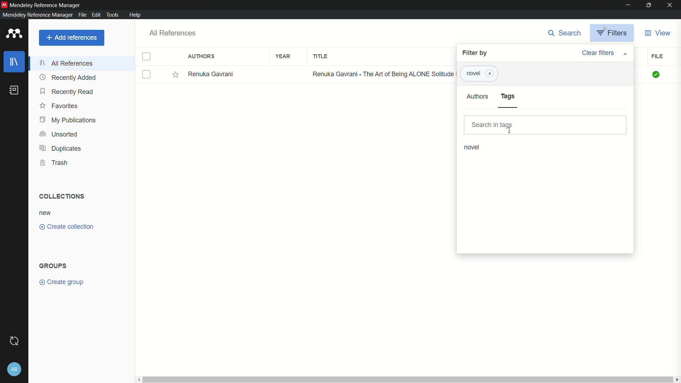  What do you see at coordinates (15, 62) in the screenshot?
I see `library` at bounding box center [15, 62].